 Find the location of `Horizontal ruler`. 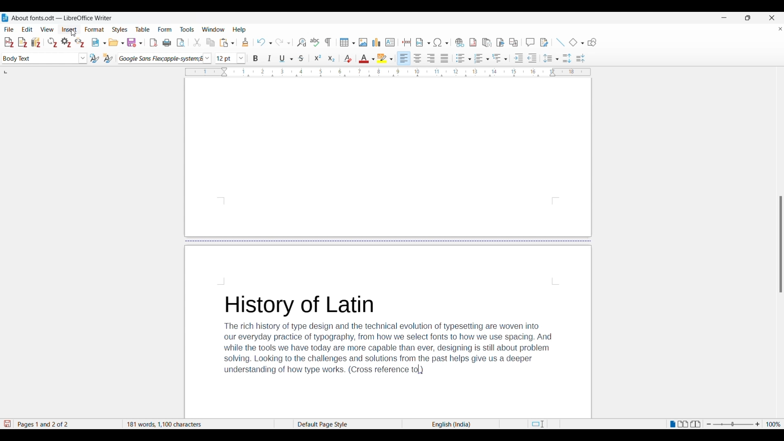

Horizontal ruler is located at coordinates (388, 72).